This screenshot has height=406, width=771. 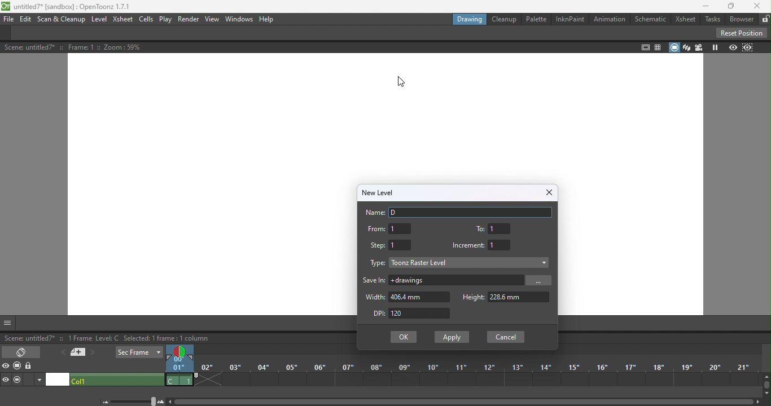 What do you see at coordinates (23, 351) in the screenshot?
I see `Toggle Xsheet/Timeline` at bounding box center [23, 351].